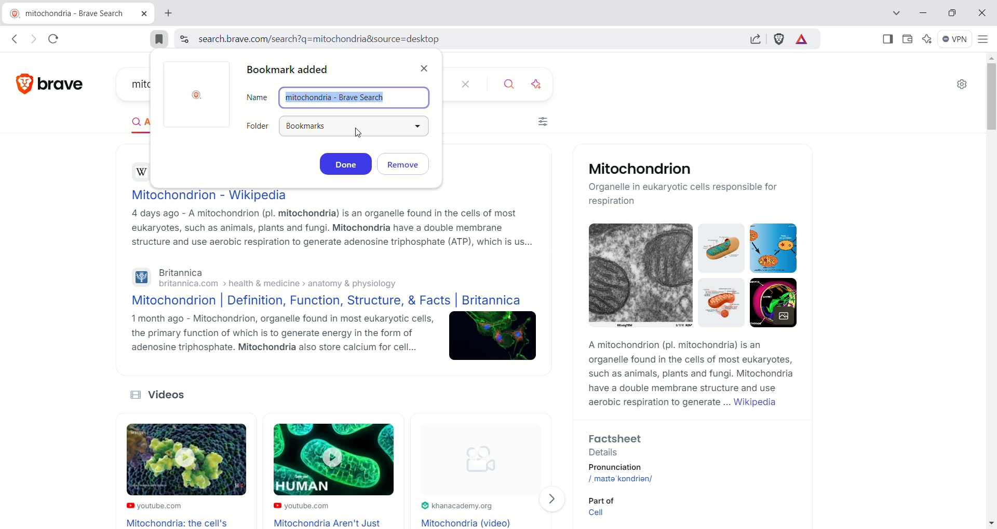 This screenshot has height=529, width=997. What do you see at coordinates (63, 81) in the screenshot?
I see `brave` at bounding box center [63, 81].